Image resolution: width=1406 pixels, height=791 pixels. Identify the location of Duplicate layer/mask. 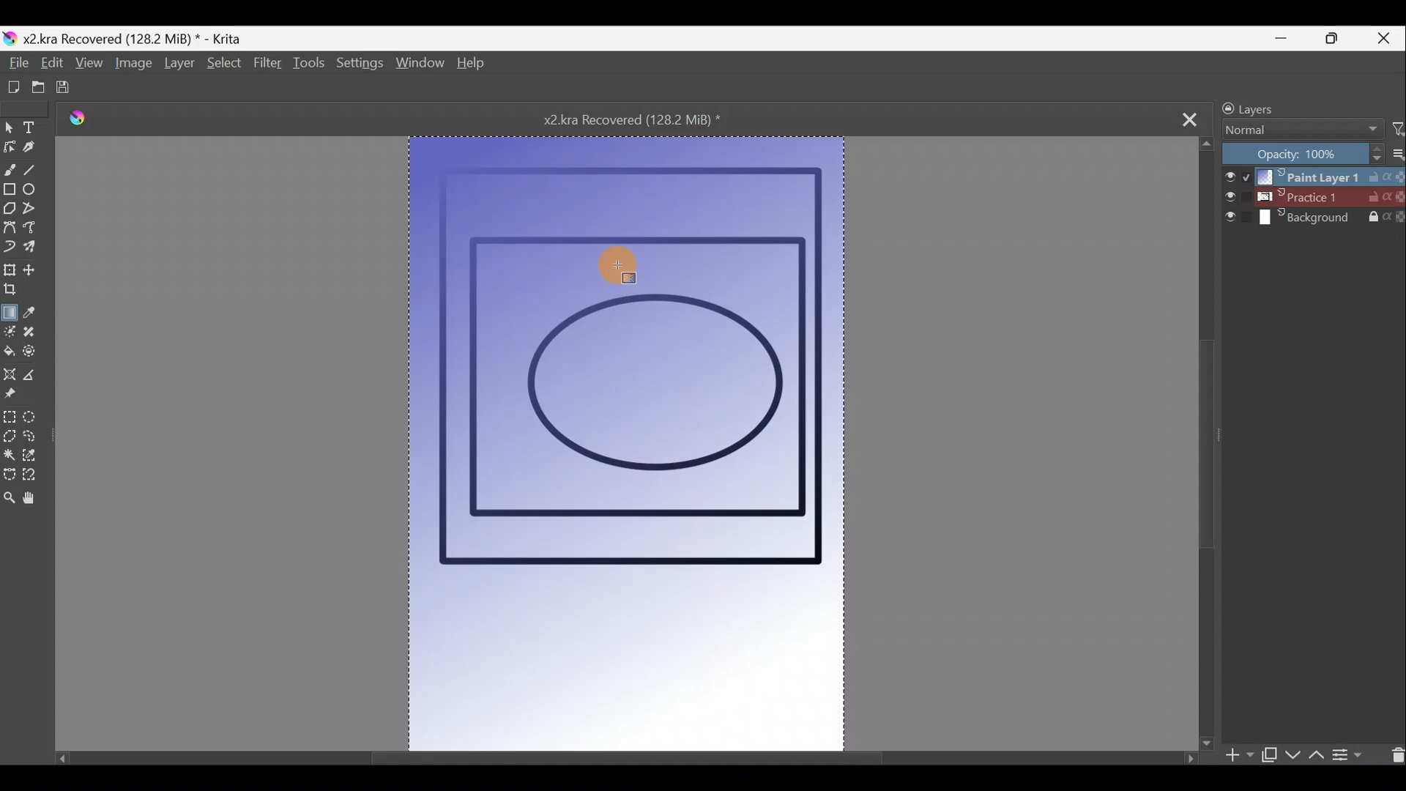
(1269, 758).